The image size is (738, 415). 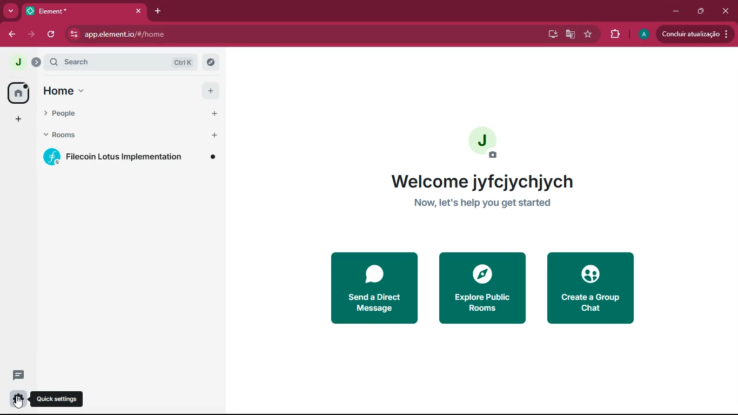 I want to click on Filecoin Lotus Implementation, so click(x=132, y=156).